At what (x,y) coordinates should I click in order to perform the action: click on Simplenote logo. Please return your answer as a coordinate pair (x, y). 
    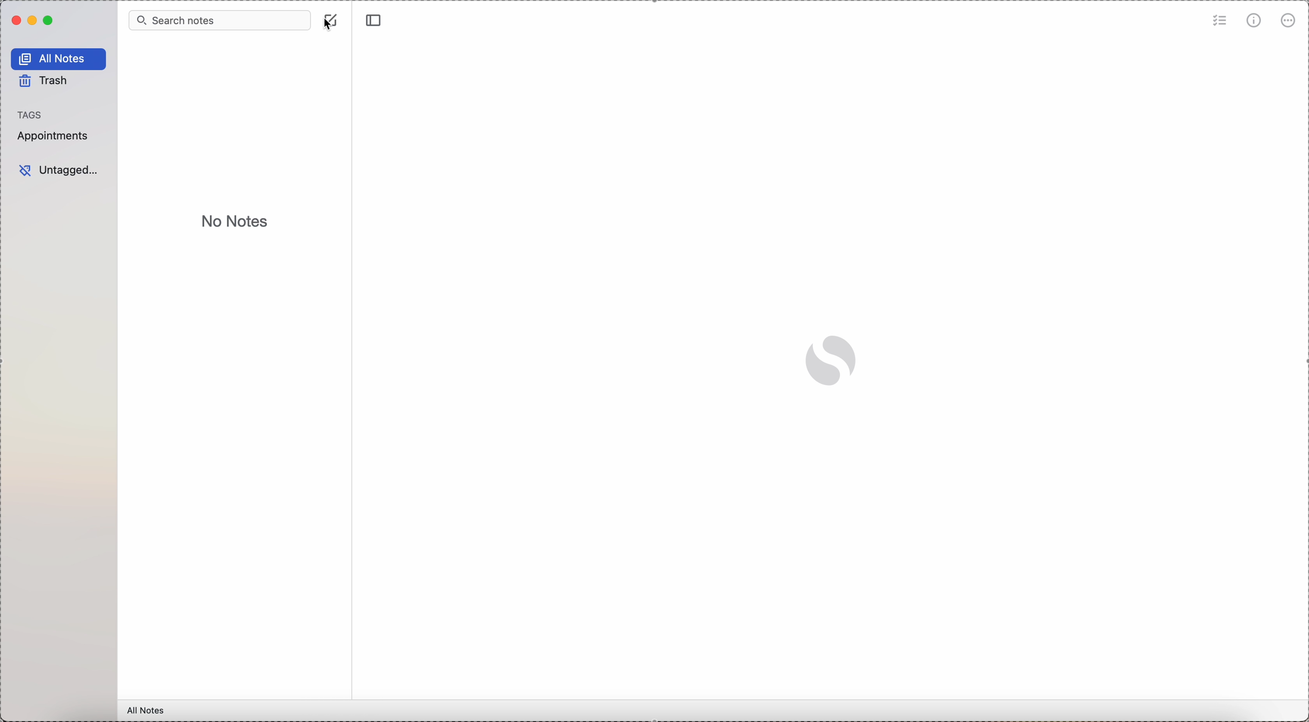
    Looking at the image, I should click on (834, 358).